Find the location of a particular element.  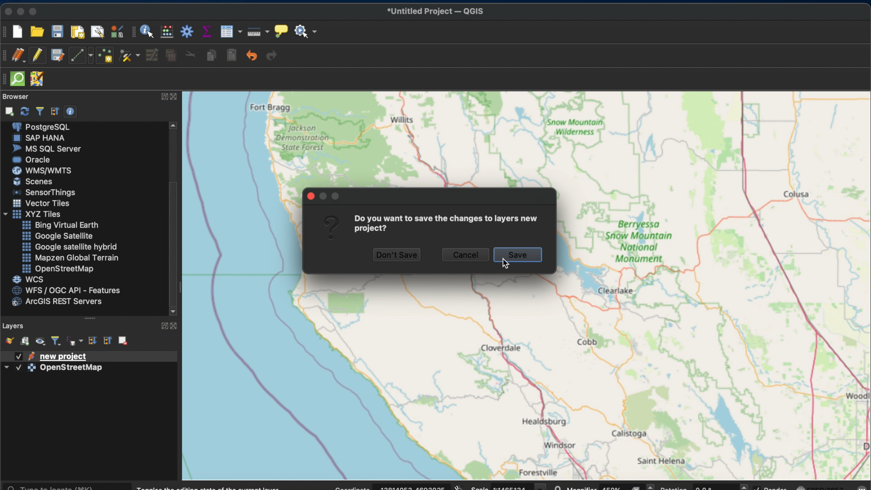

show statistical summary is located at coordinates (206, 31).